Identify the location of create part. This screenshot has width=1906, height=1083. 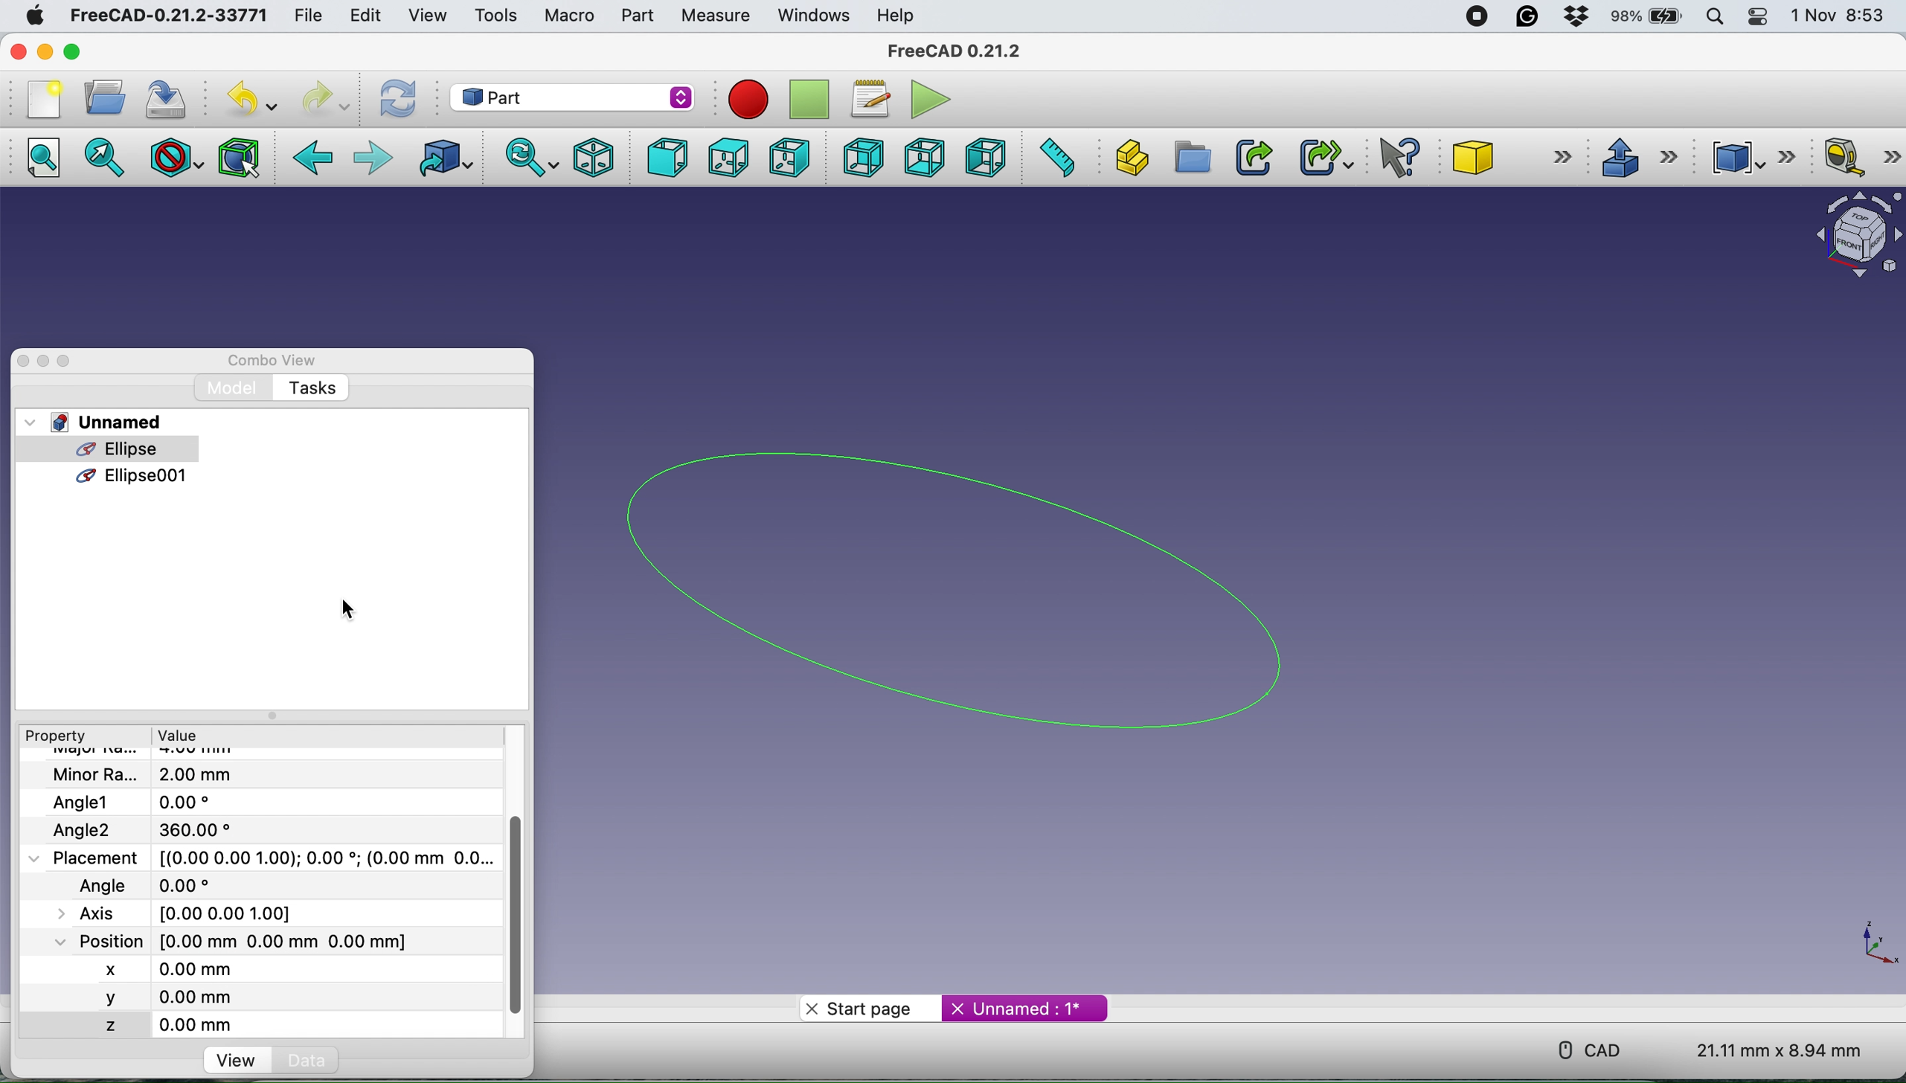
(1126, 158).